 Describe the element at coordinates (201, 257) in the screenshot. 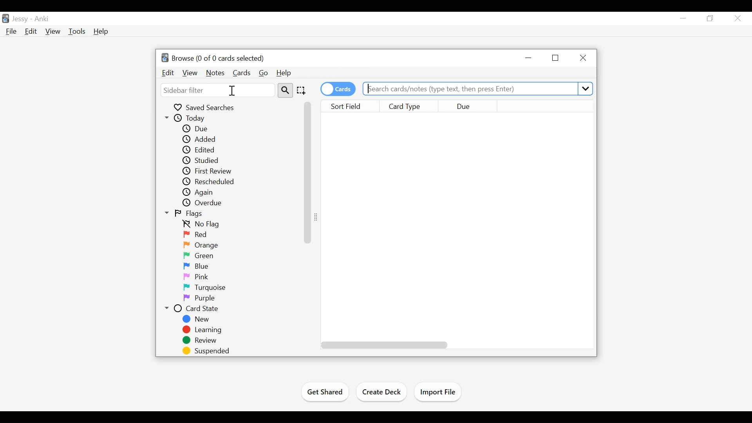

I see `Green` at that location.